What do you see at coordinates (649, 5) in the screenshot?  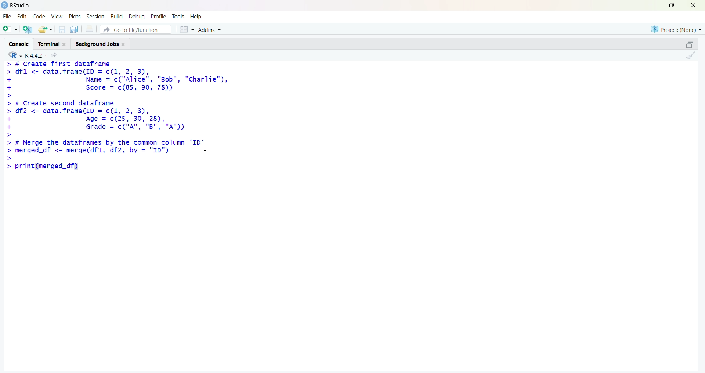 I see `minimize` at bounding box center [649, 5].